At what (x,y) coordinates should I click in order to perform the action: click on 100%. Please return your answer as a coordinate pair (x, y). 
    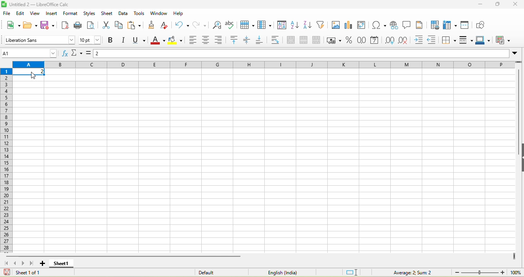
    Looking at the image, I should click on (514, 272).